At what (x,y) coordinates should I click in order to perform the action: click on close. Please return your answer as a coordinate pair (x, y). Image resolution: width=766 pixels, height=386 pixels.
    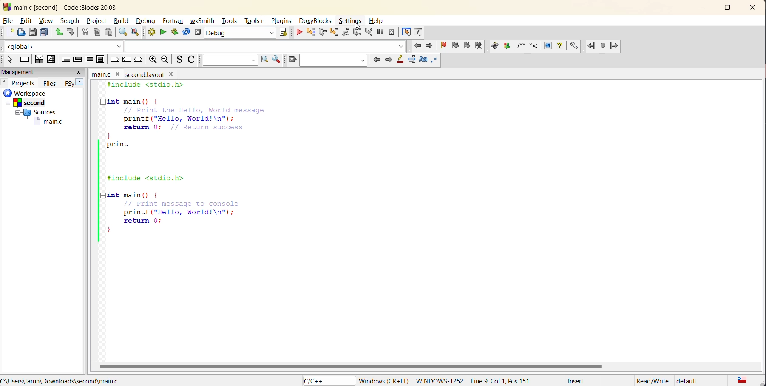
    Looking at the image, I should click on (172, 74).